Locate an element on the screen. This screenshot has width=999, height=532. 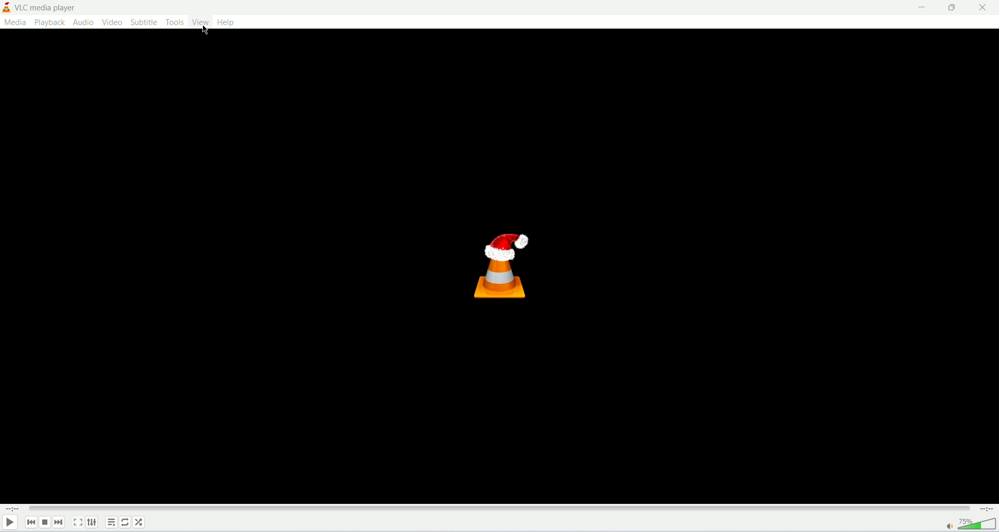
close is located at coordinates (984, 8).